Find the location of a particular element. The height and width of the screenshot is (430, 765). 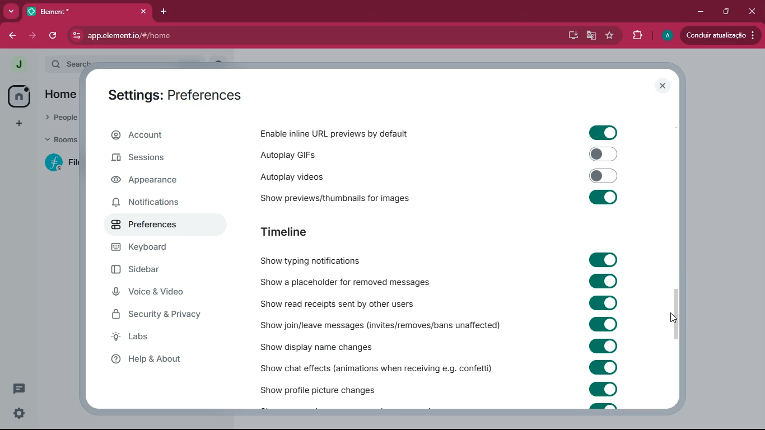

toggle on/off is located at coordinates (603, 389).